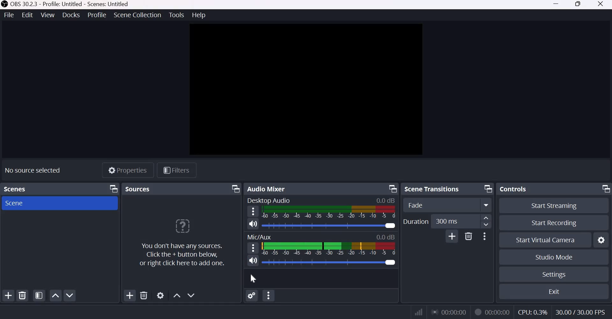 The image size is (612, 319). What do you see at coordinates (232, 189) in the screenshot?
I see `Dock Options icon` at bounding box center [232, 189].